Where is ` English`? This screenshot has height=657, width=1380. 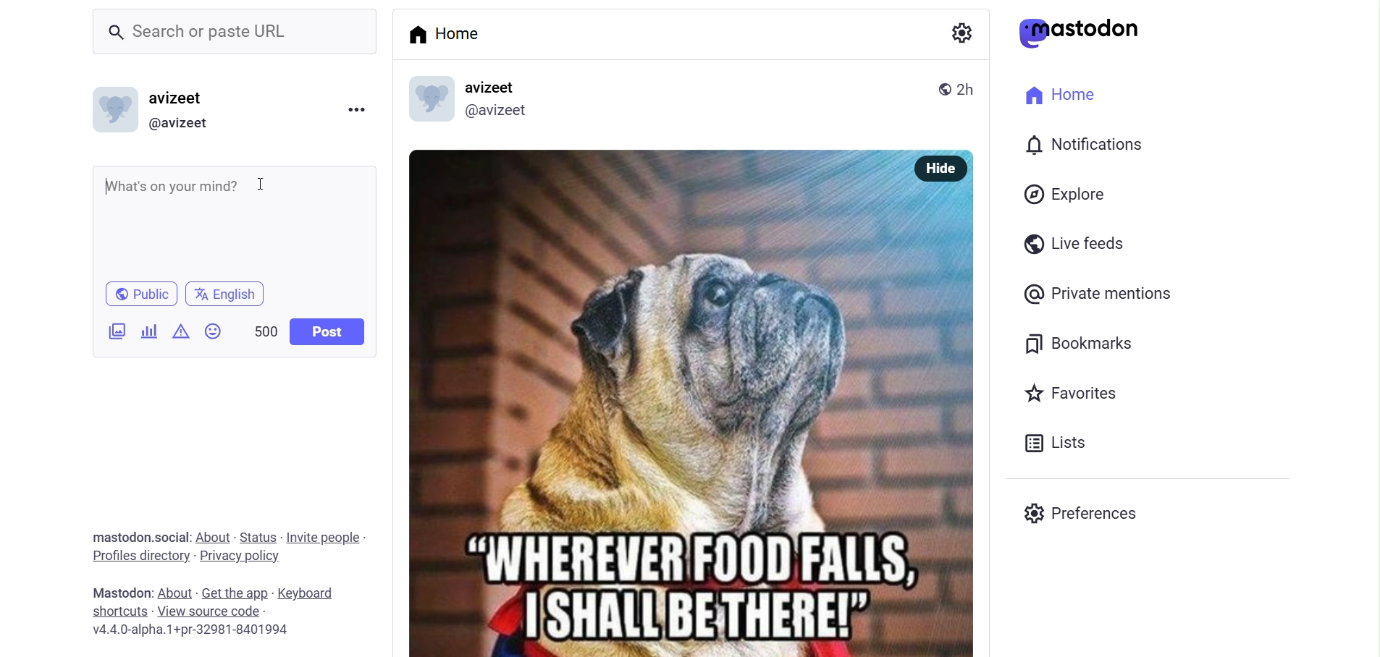
 English is located at coordinates (227, 293).